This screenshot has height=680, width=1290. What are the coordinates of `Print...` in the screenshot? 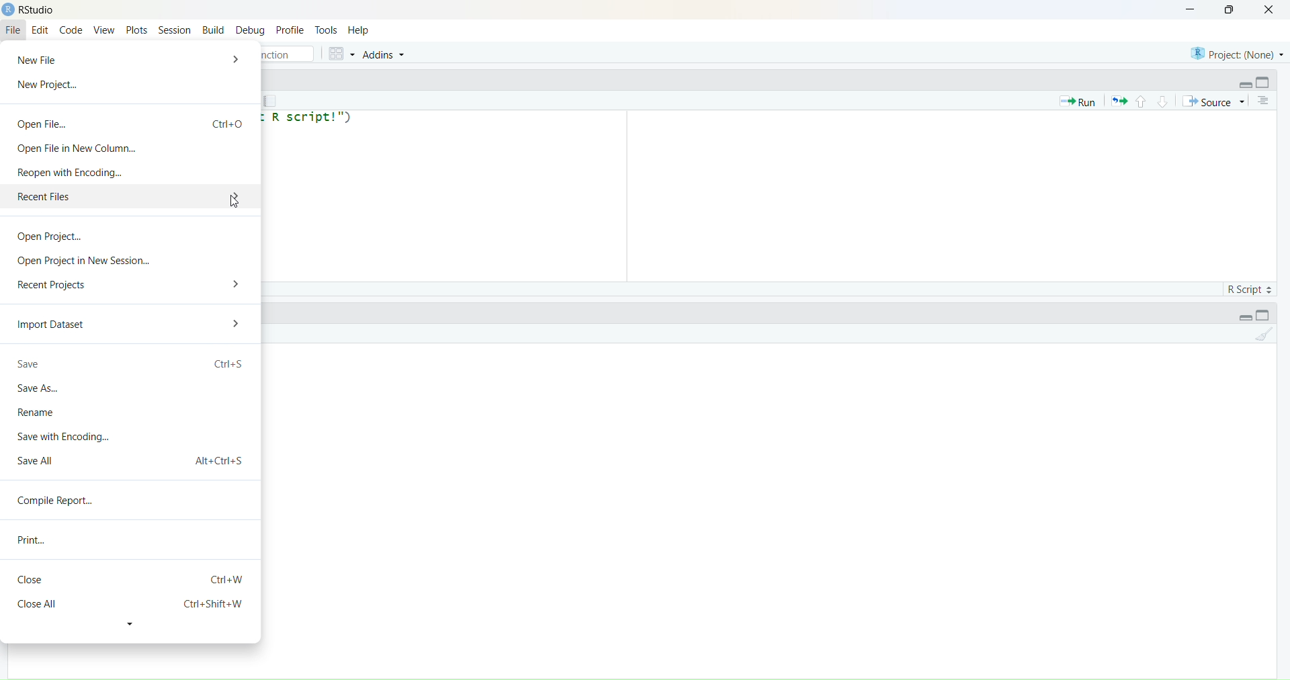 It's located at (36, 540).